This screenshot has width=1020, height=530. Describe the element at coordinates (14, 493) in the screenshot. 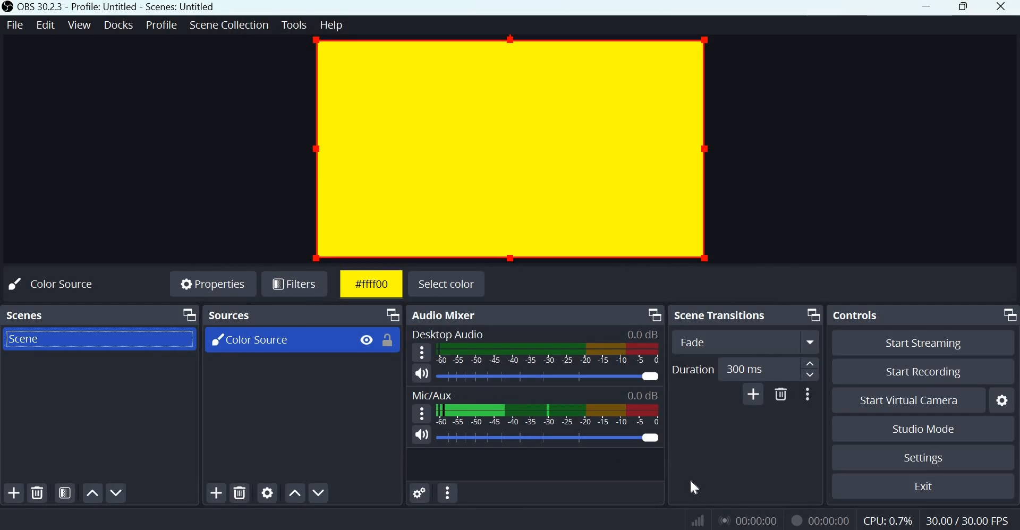

I see `add scene` at that location.